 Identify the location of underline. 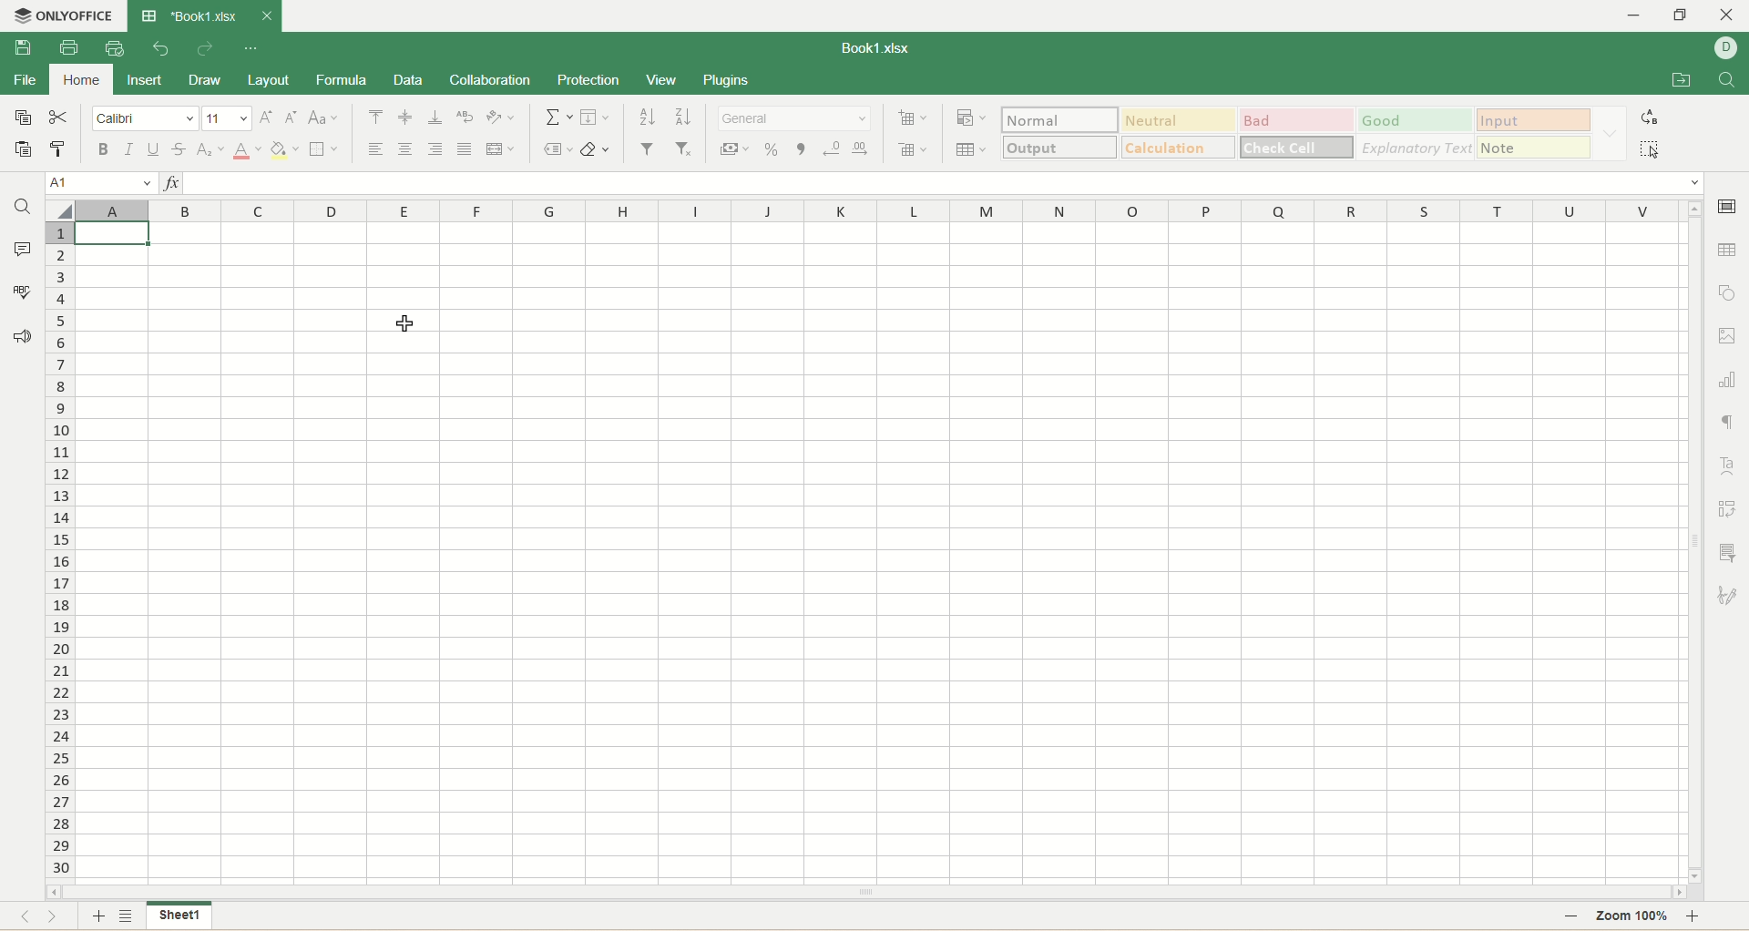
(153, 149).